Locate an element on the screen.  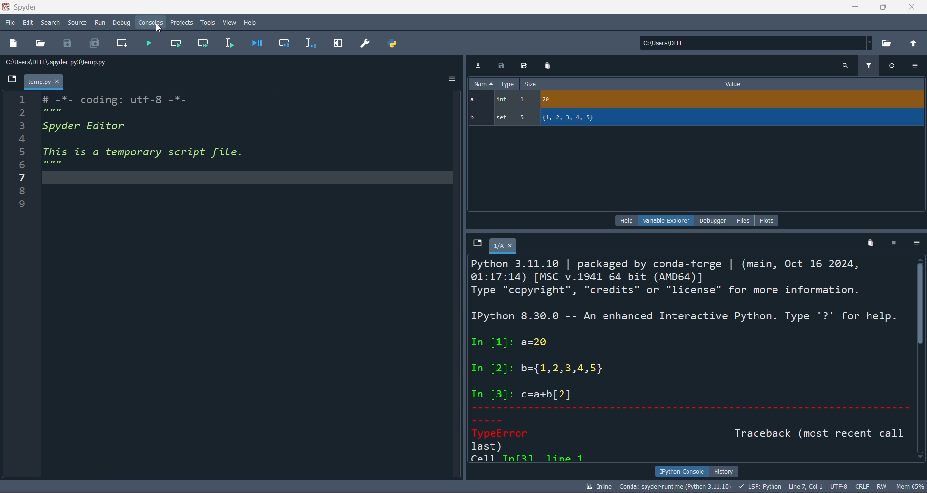
delete is located at coordinates (548, 66).